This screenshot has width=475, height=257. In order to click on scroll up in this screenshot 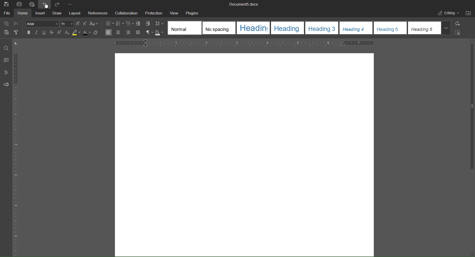, I will do `click(472, 41)`.